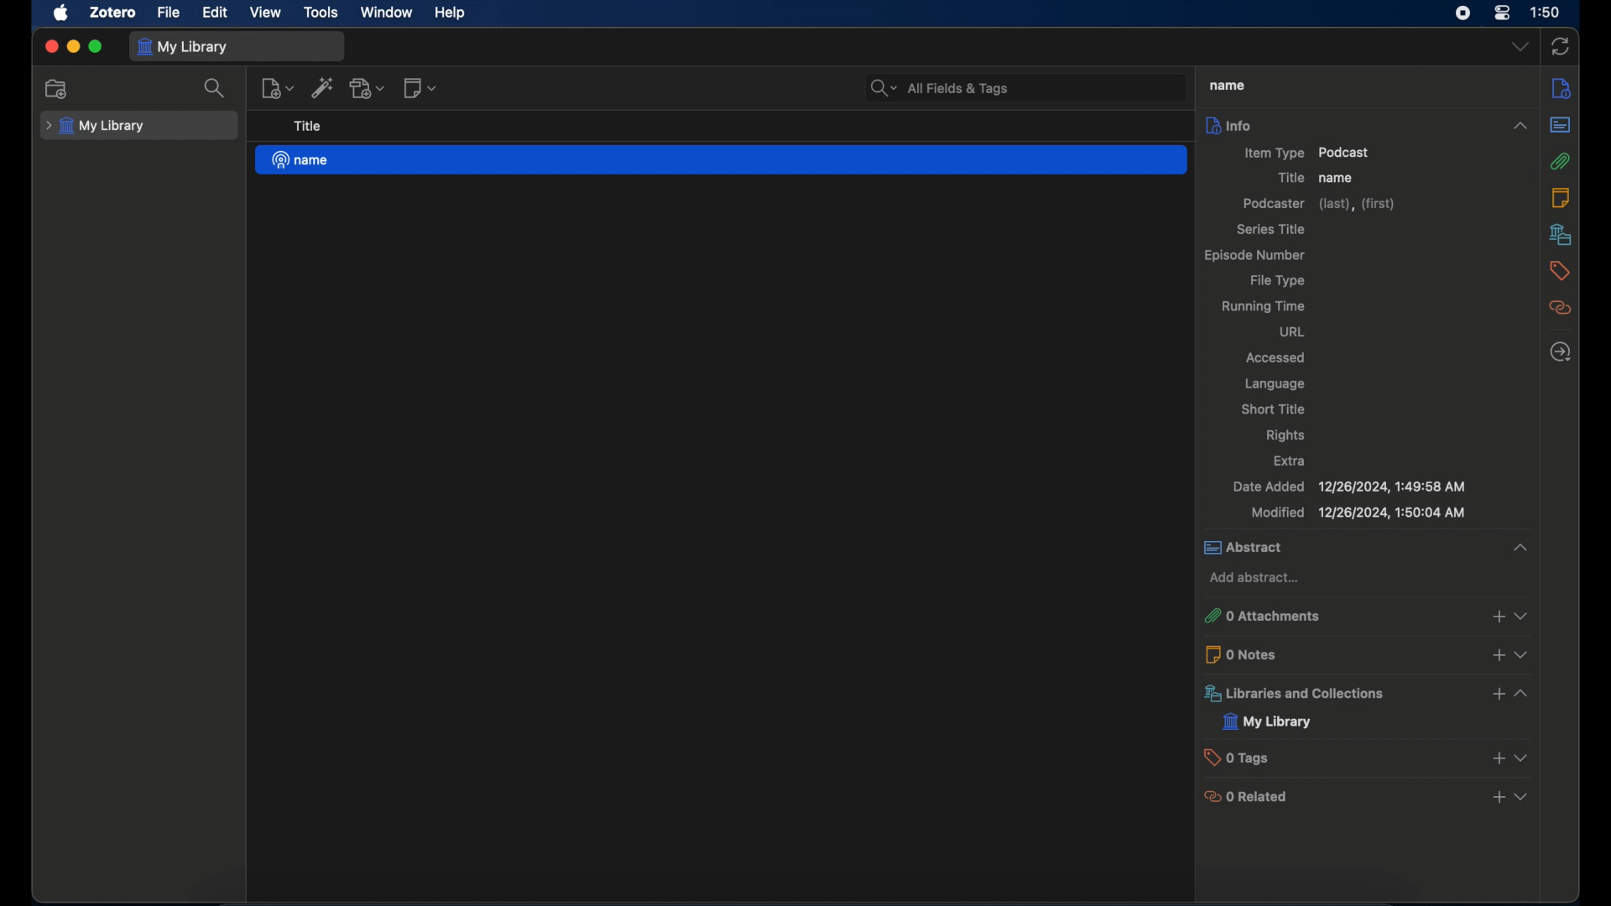  What do you see at coordinates (1277, 359) in the screenshot?
I see `accessed` at bounding box center [1277, 359].